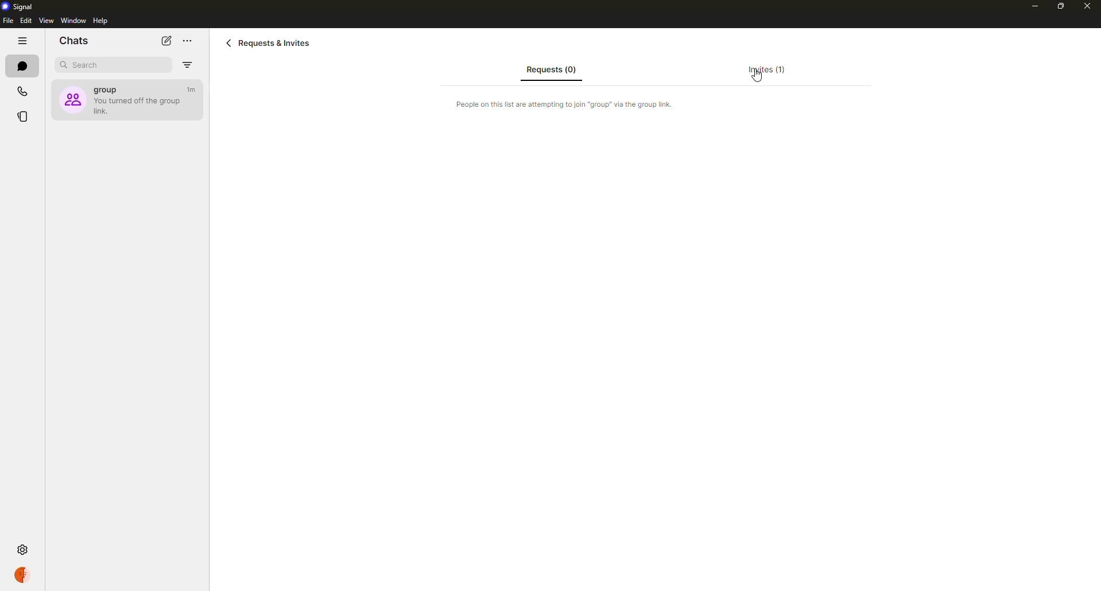 The height and width of the screenshot is (591, 1101). What do you see at coordinates (22, 549) in the screenshot?
I see `settings` at bounding box center [22, 549].